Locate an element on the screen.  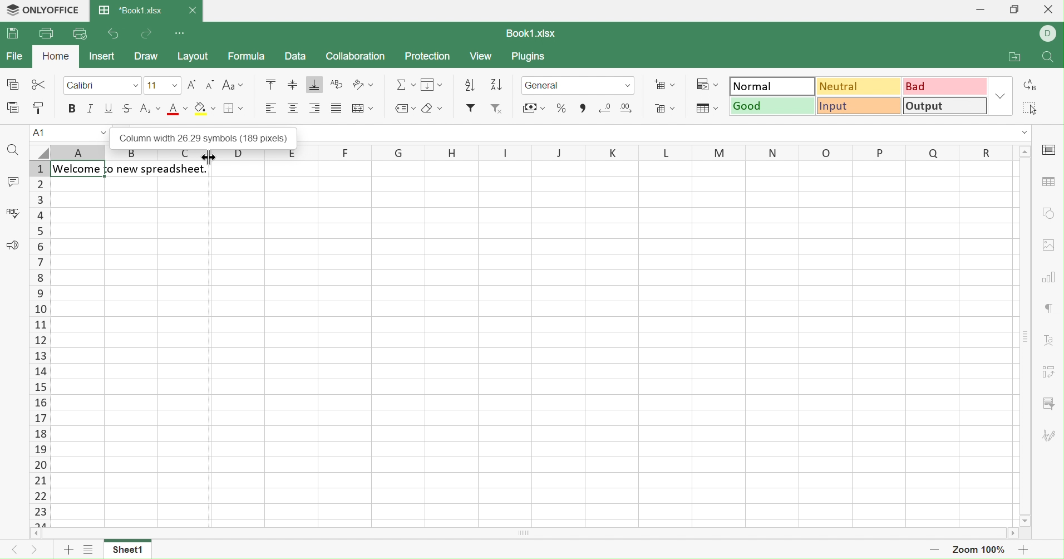
Clear is located at coordinates (433, 107).